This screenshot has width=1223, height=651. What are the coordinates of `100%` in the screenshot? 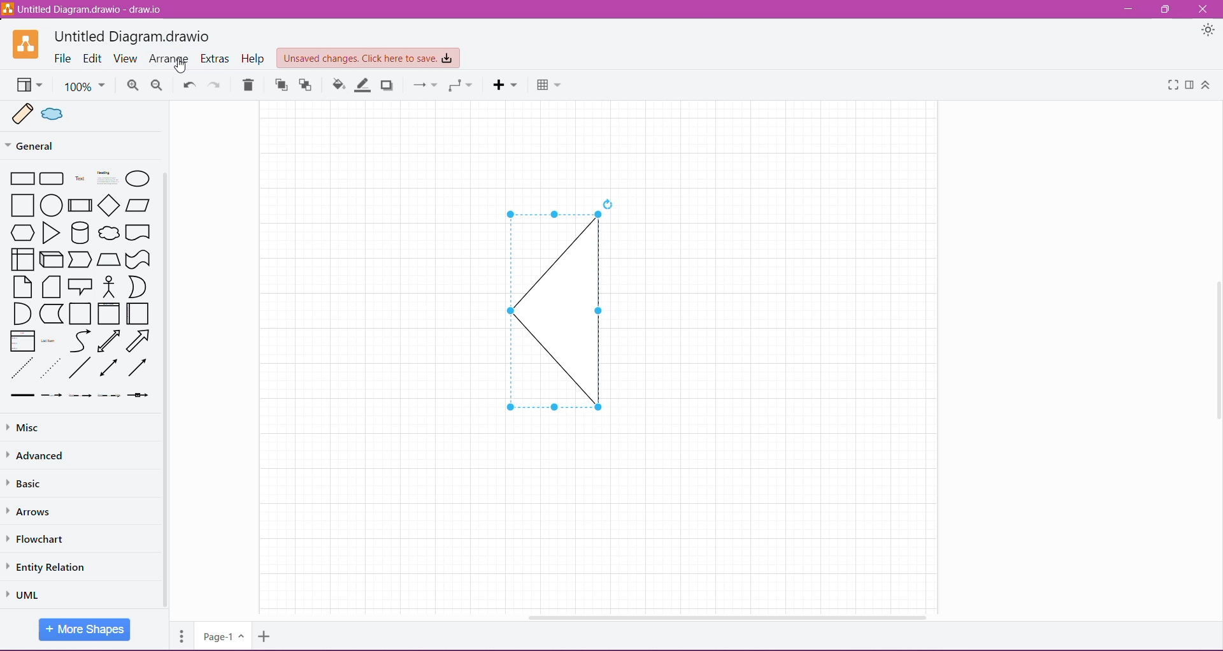 It's located at (85, 87).